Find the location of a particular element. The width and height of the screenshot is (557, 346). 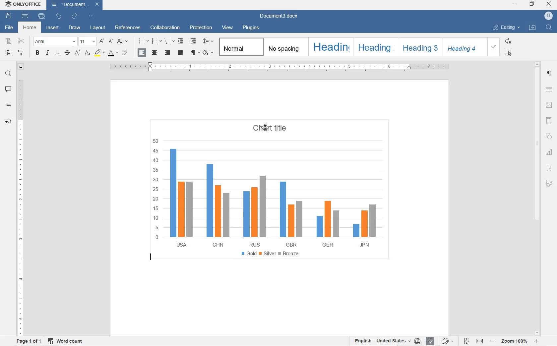

SPELL CHECKING is located at coordinates (430, 341).